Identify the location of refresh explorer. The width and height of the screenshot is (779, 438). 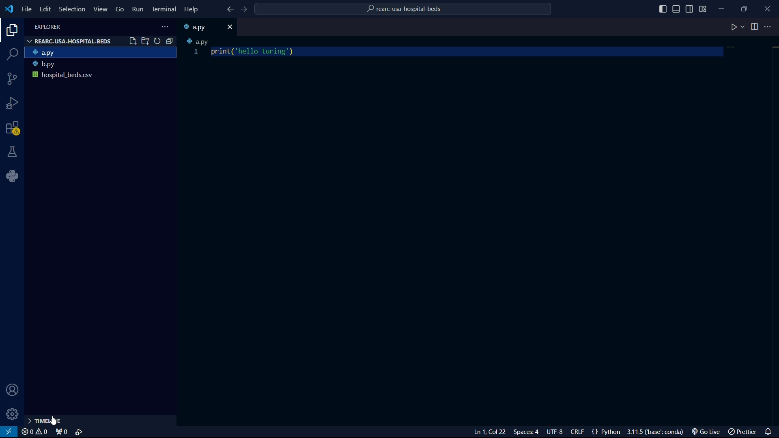
(158, 41).